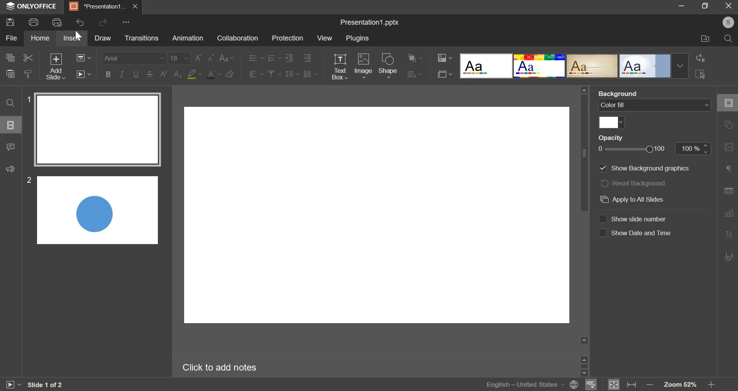  What do you see at coordinates (592, 66) in the screenshot?
I see `Word art` at bounding box center [592, 66].